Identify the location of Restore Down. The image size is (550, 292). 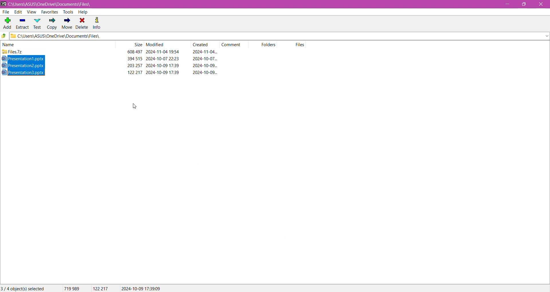
(526, 4).